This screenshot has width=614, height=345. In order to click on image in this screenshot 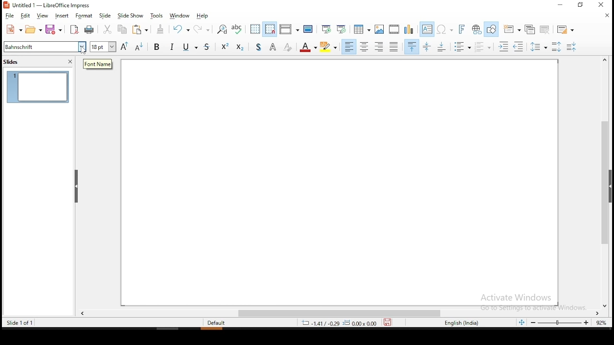, I will do `click(379, 29)`.